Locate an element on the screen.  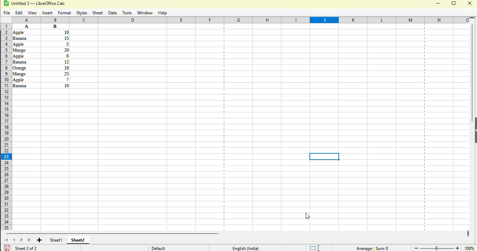
click to save document is located at coordinates (7, 248).